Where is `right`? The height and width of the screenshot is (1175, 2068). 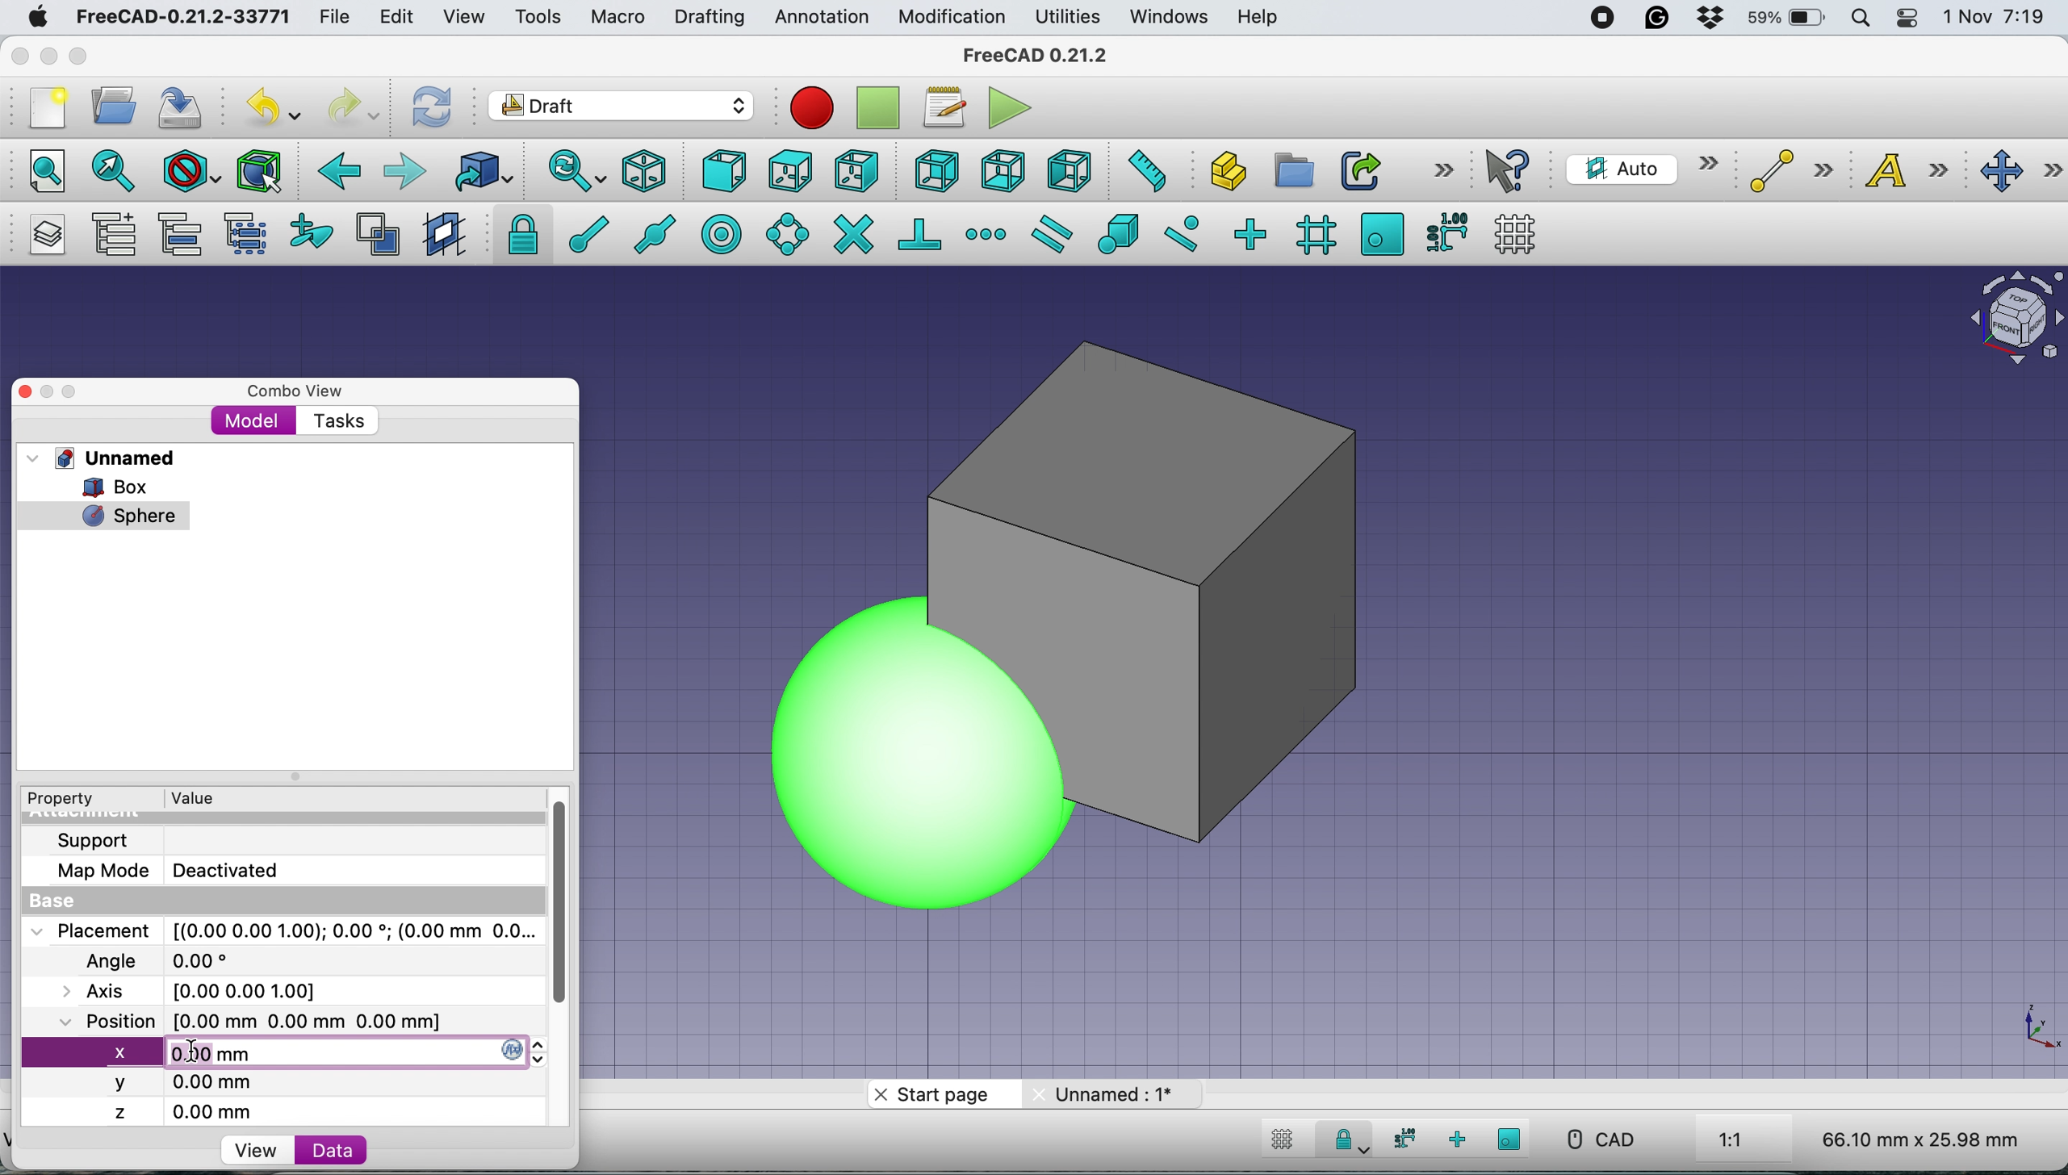
right is located at coordinates (857, 170).